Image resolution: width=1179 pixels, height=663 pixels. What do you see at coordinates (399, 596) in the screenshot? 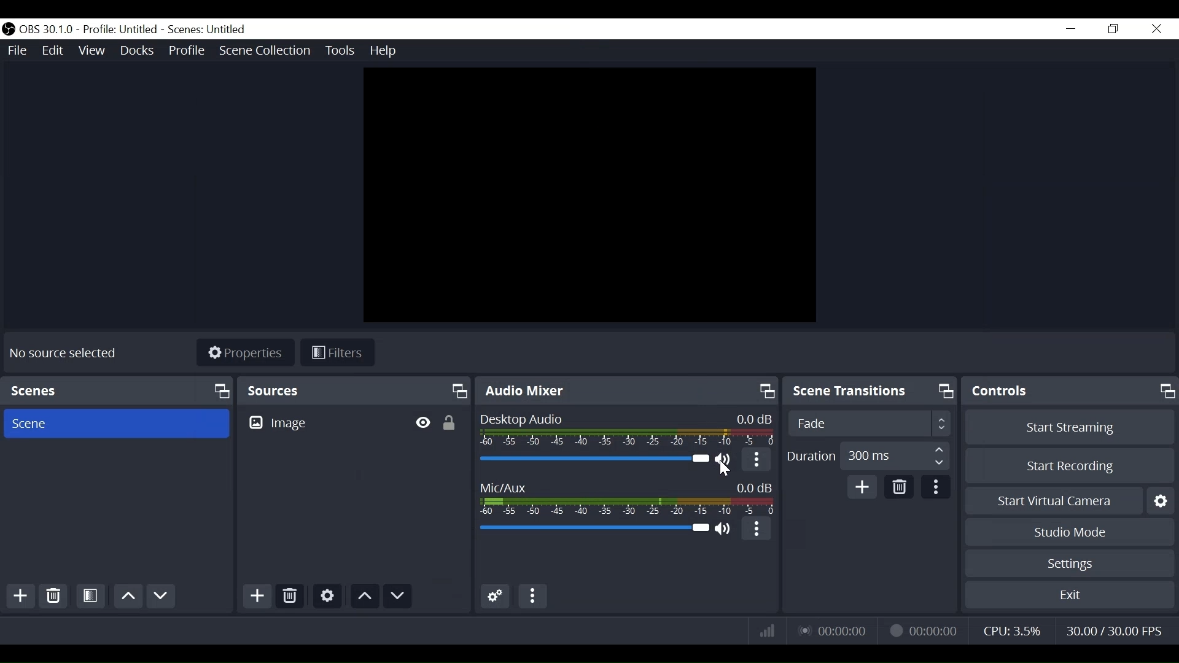
I see `Move down` at bounding box center [399, 596].